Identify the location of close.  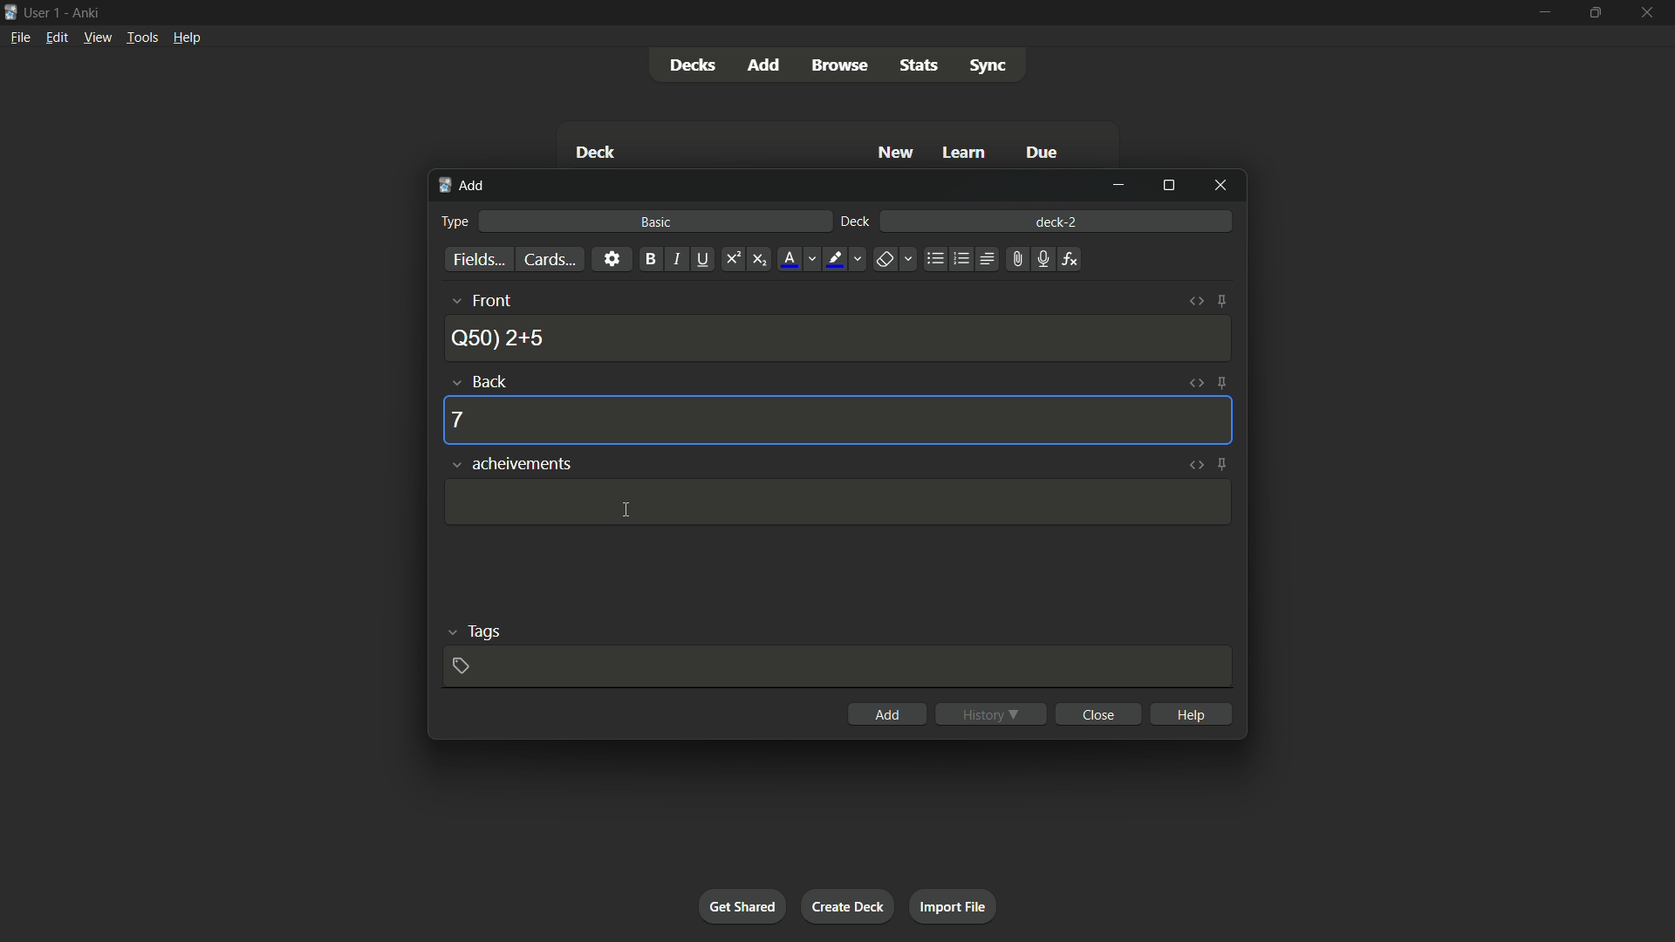
(1097, 713).